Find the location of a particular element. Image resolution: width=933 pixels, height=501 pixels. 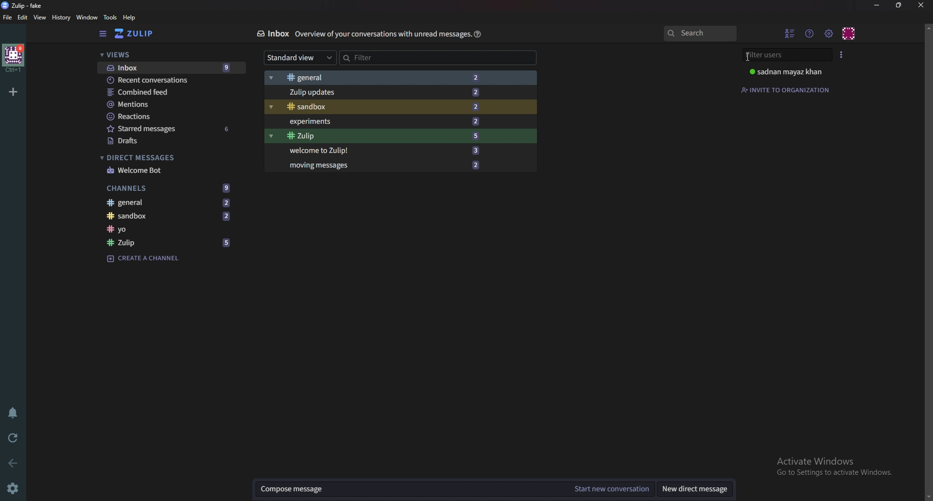

Sandbox is located at coordinates (384, 106).